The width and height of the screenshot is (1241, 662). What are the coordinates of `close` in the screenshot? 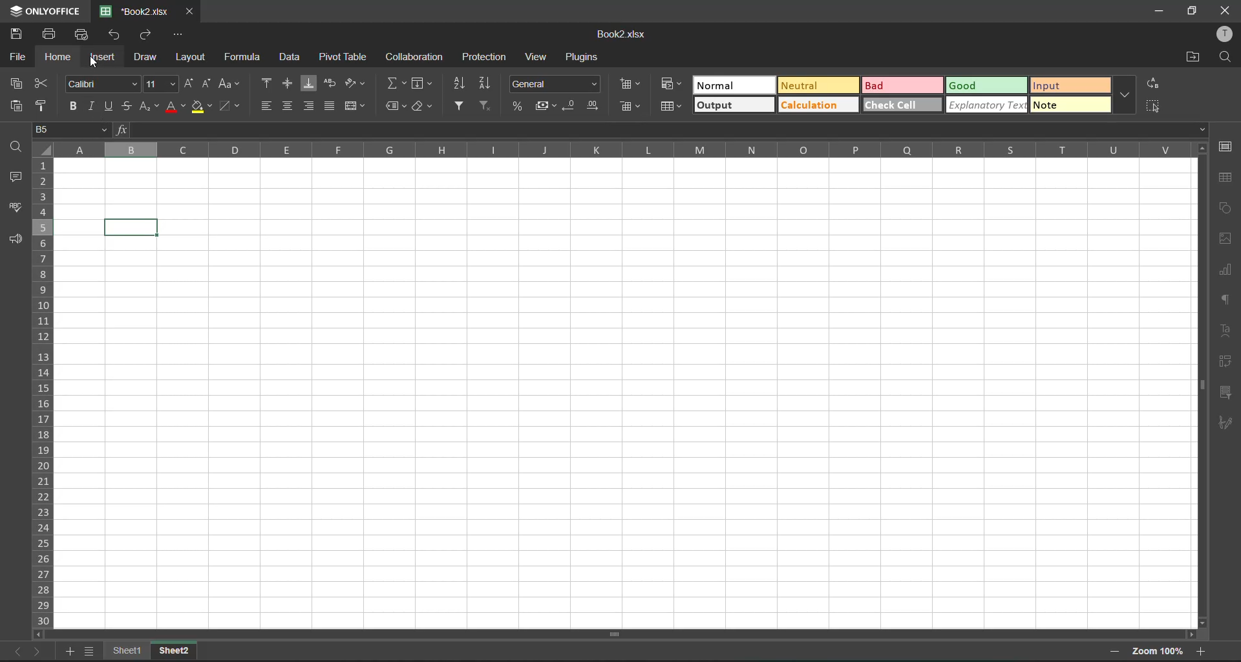 It's located at (1225, 9).